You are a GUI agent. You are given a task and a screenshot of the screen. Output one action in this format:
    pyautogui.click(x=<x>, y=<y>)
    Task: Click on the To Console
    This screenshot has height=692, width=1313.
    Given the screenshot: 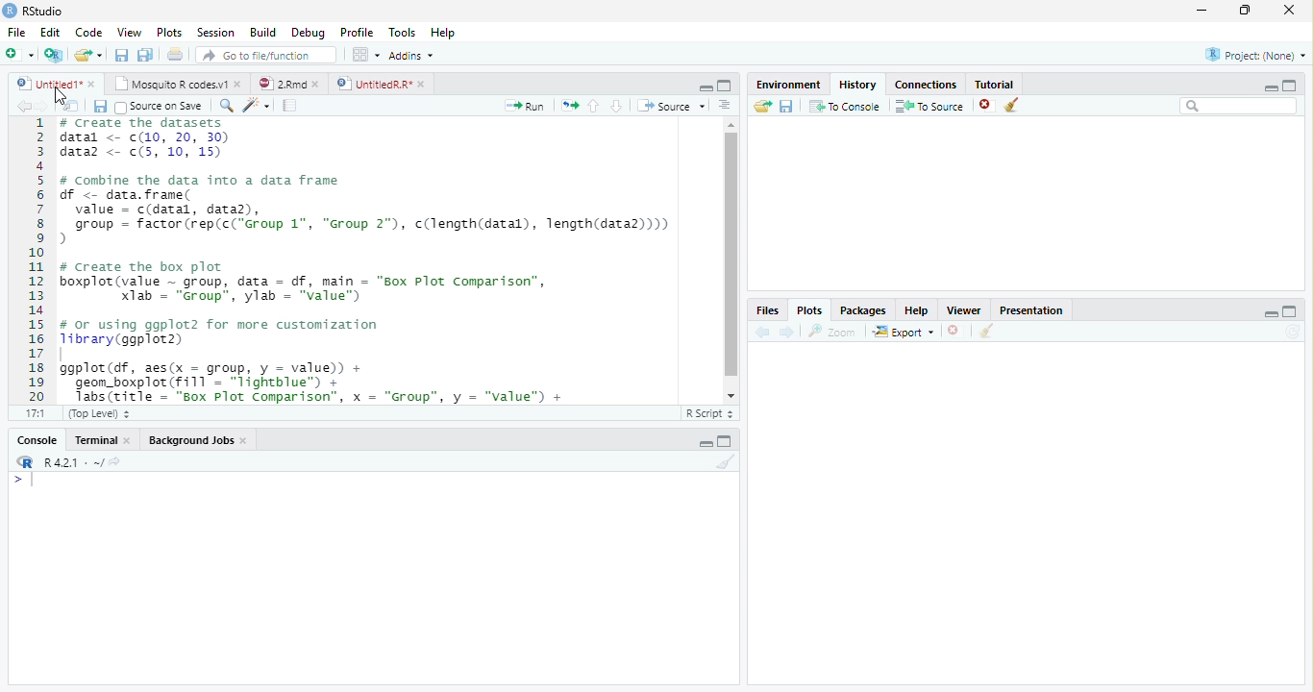 What is the action you would take?
    pyautogui.click(x=846, y=106)
    